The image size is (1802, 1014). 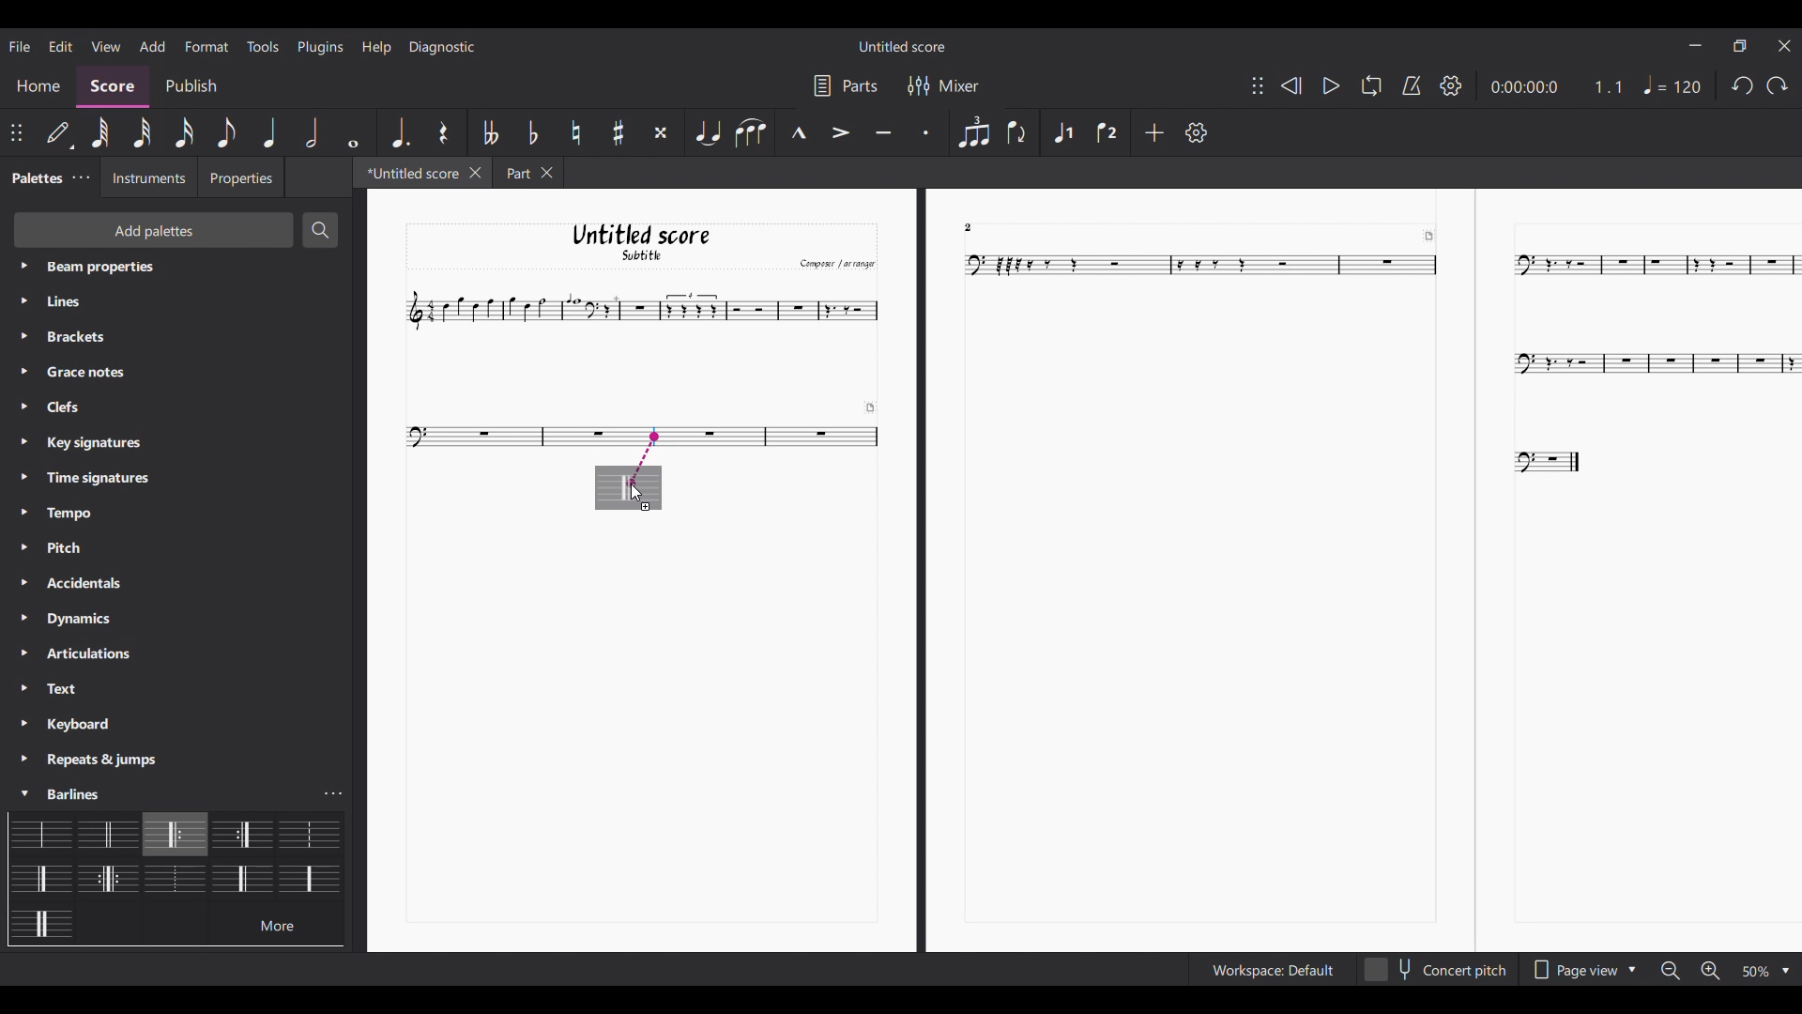 What do you see at coordinates (1672, 84) in the screenshot?
I see `Tempo` at bounding box center [1672, 84].